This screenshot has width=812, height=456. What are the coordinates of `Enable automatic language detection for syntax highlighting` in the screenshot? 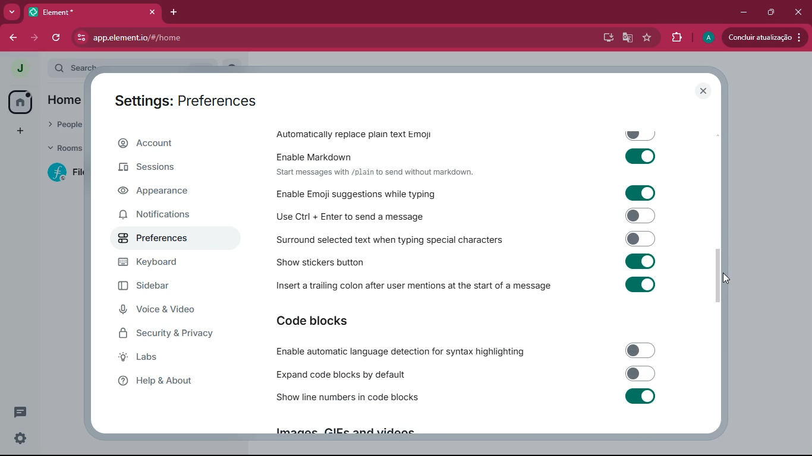 It's located at (465, 351).